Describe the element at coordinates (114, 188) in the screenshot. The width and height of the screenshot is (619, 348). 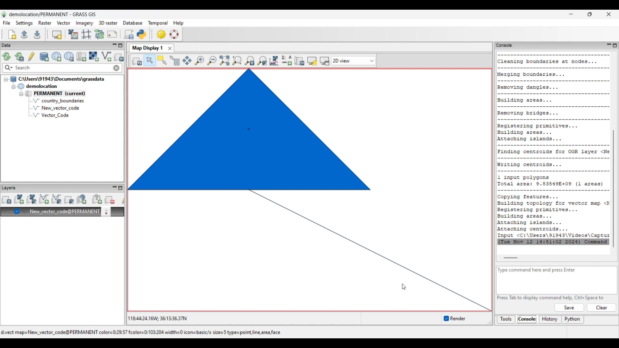
I see `Minimize Layers panel` at that location.